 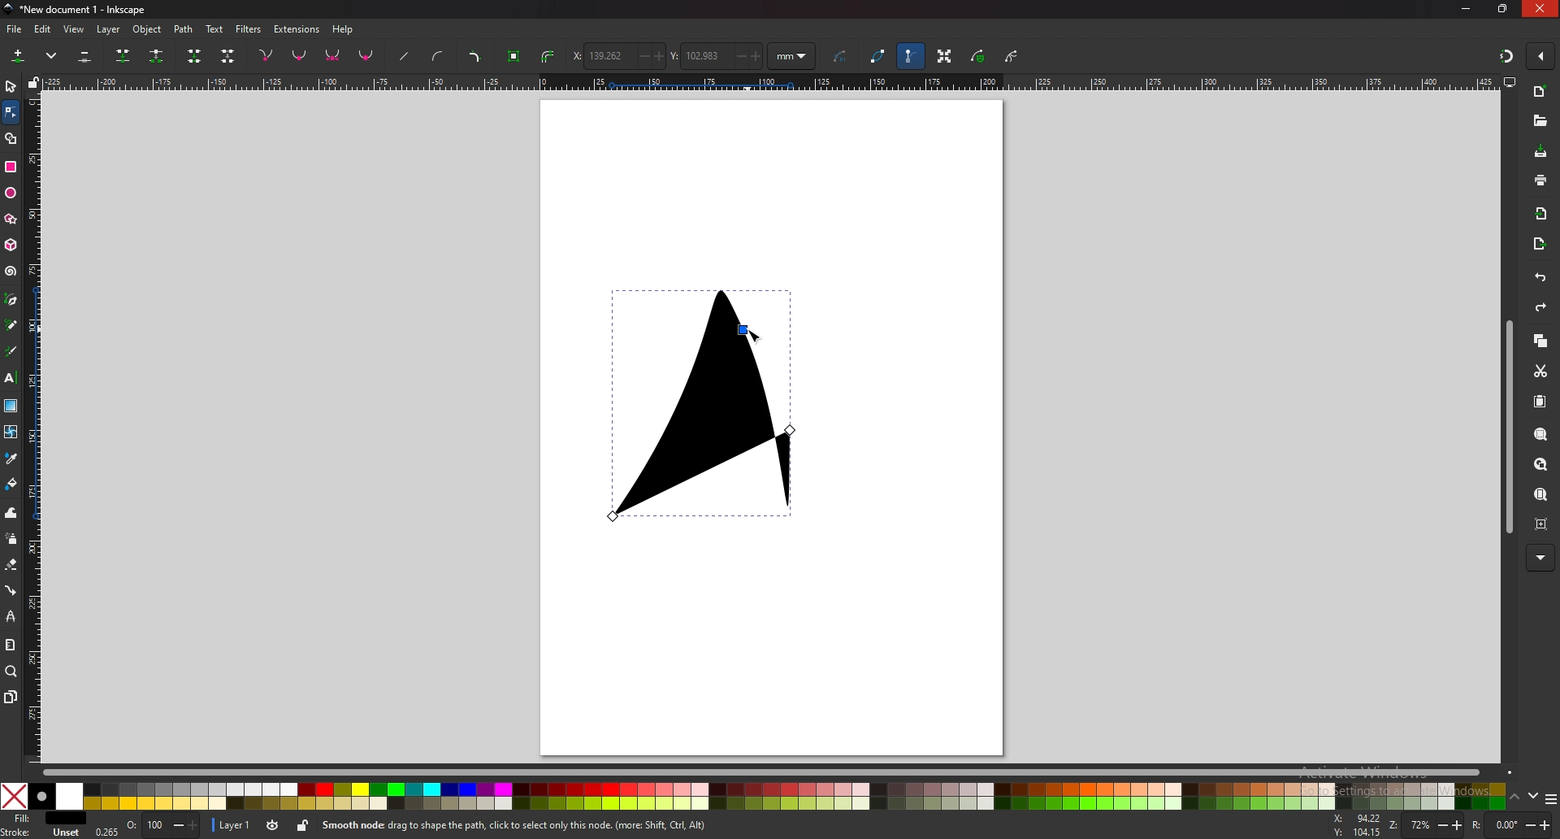 What do you see at coordinates (366, 57) in the screenshot?
I see `make selected nodes auto smooth` at bounding box center [366, 57].